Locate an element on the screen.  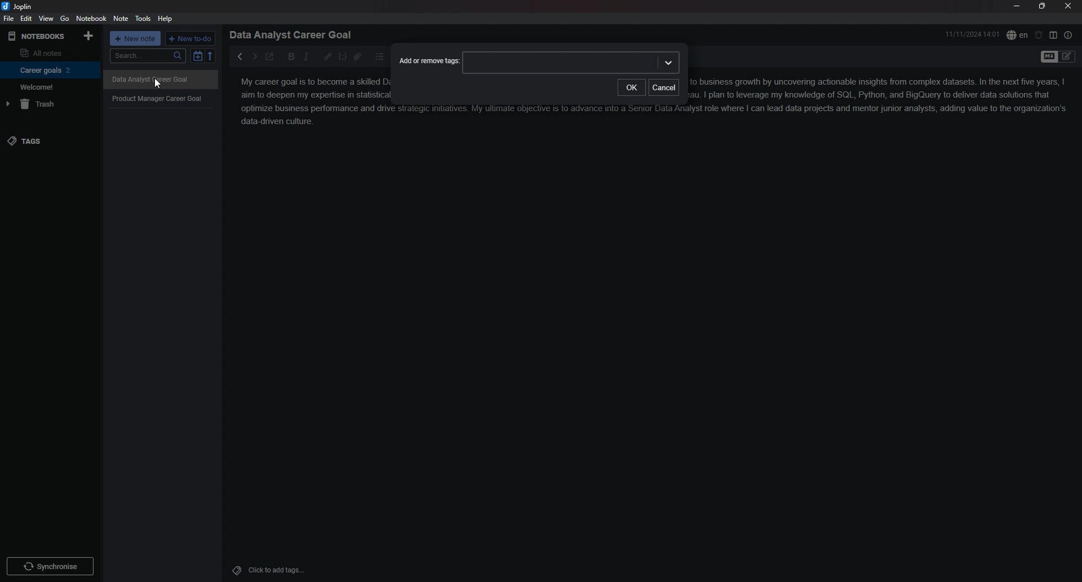
note is located at coordinates (122, 18).